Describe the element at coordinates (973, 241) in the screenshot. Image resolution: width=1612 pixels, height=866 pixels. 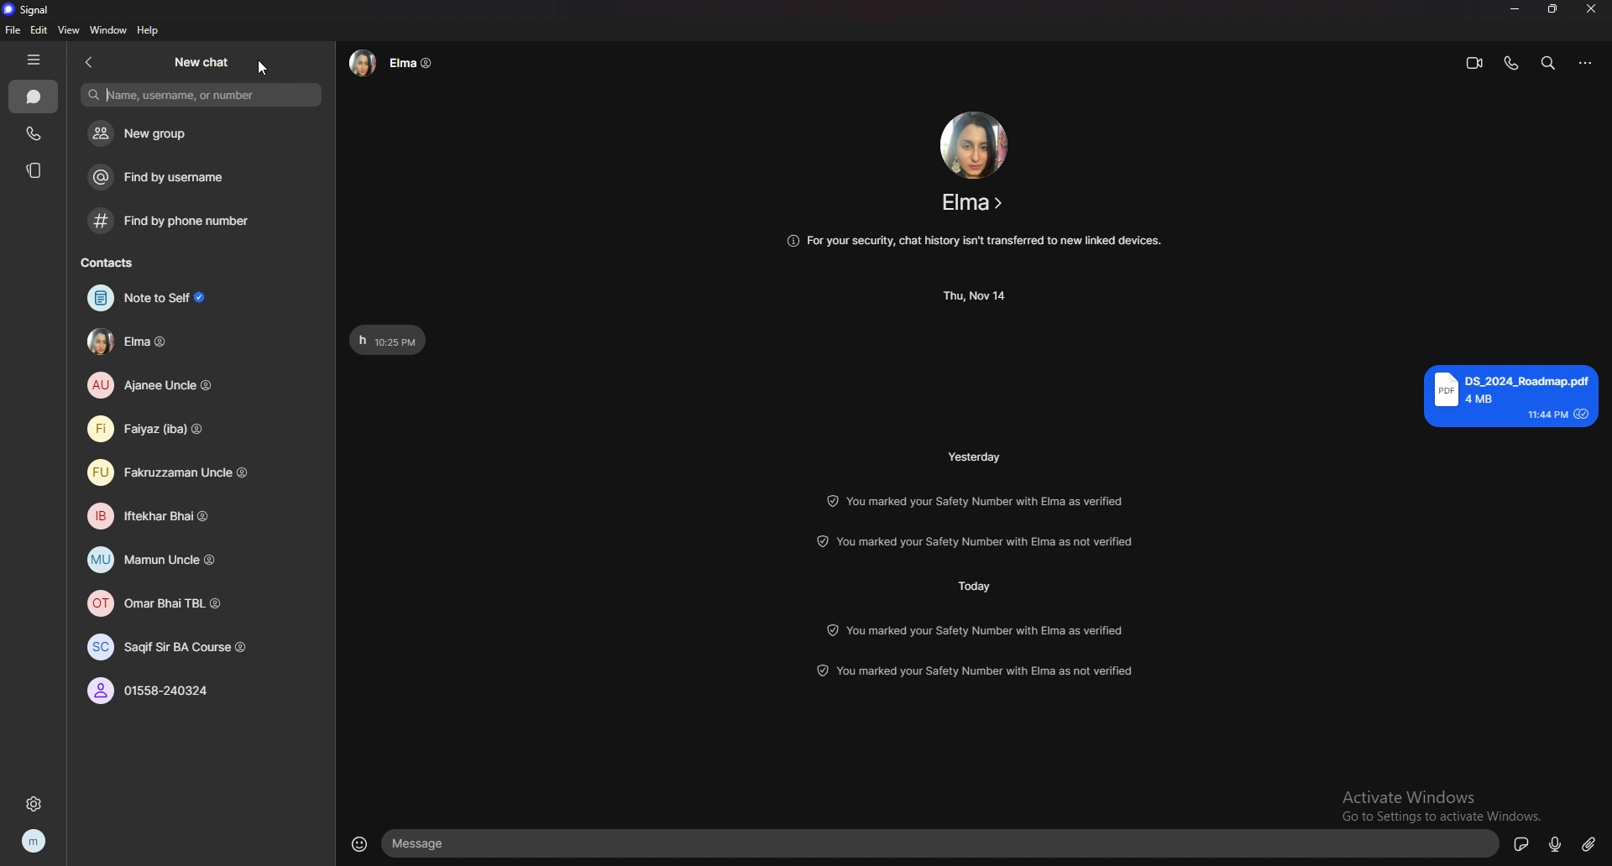
I see `info` at that location.